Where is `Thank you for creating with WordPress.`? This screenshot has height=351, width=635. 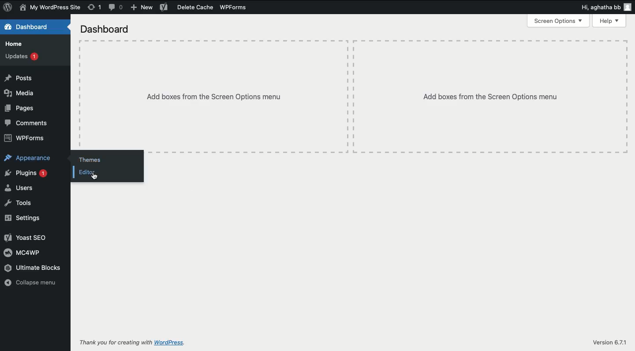
Thank you for creating with WordPress. is located at coordinates (133, 342).